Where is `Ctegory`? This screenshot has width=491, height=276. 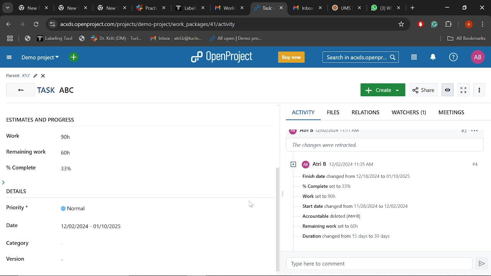
Ctegory is located at coordinates (160, 243).